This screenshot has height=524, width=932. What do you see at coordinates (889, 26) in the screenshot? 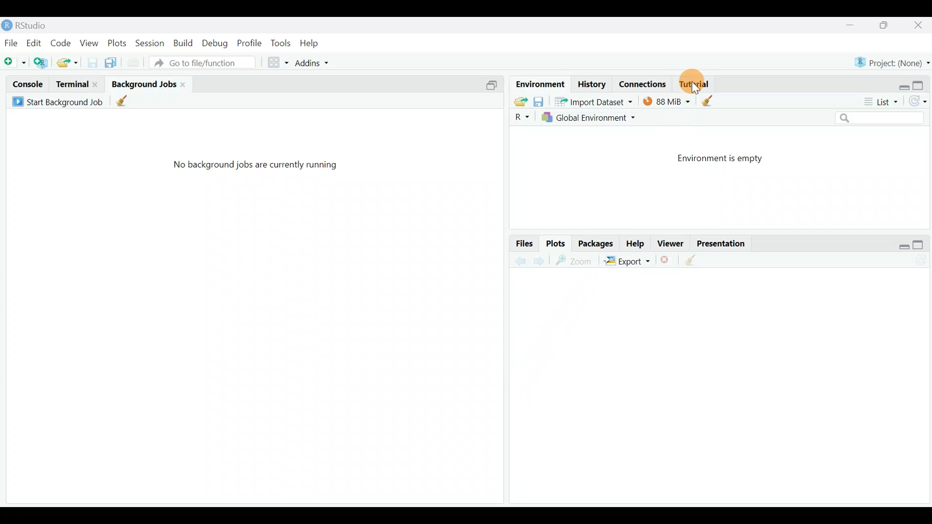
I see `Maximize` at bounding box center [889, 26].